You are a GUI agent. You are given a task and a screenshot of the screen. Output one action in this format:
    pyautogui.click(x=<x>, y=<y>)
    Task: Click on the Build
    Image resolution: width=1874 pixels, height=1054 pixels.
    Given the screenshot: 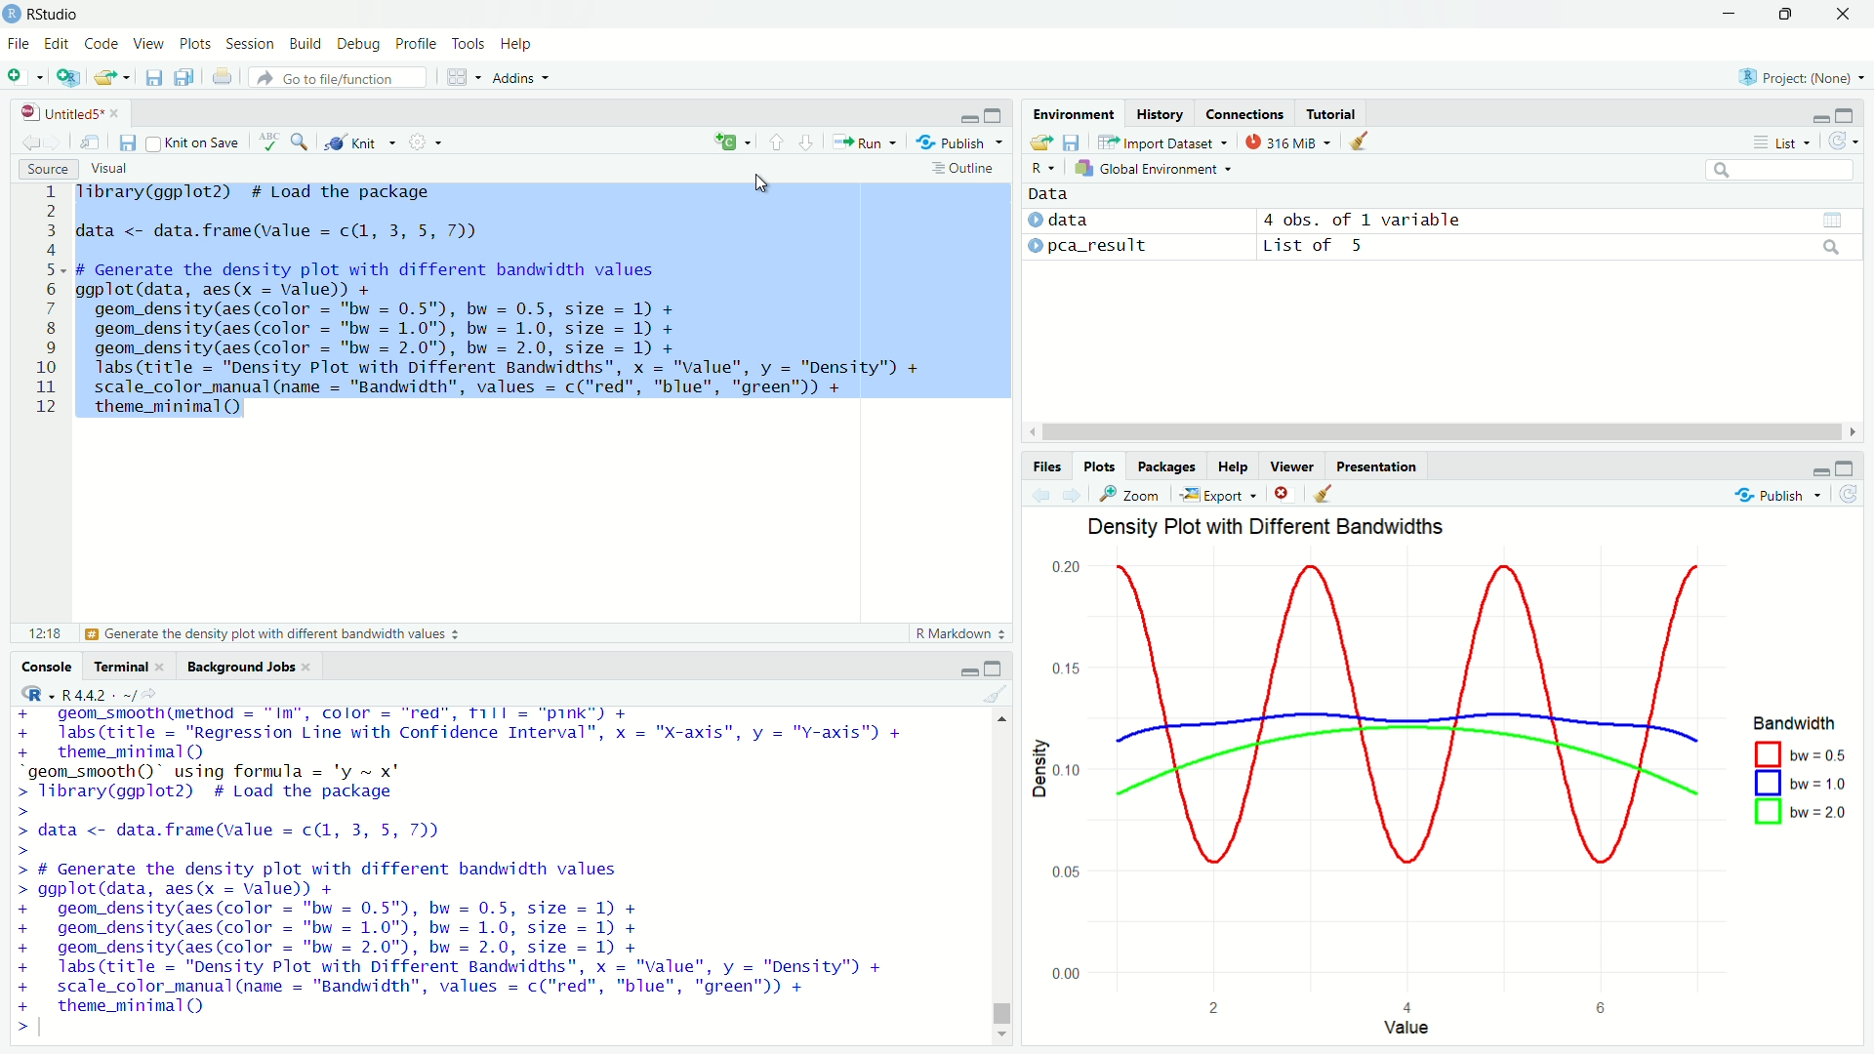 What is the action you would take?
    pyautogui.click(x=306, y=42)
    